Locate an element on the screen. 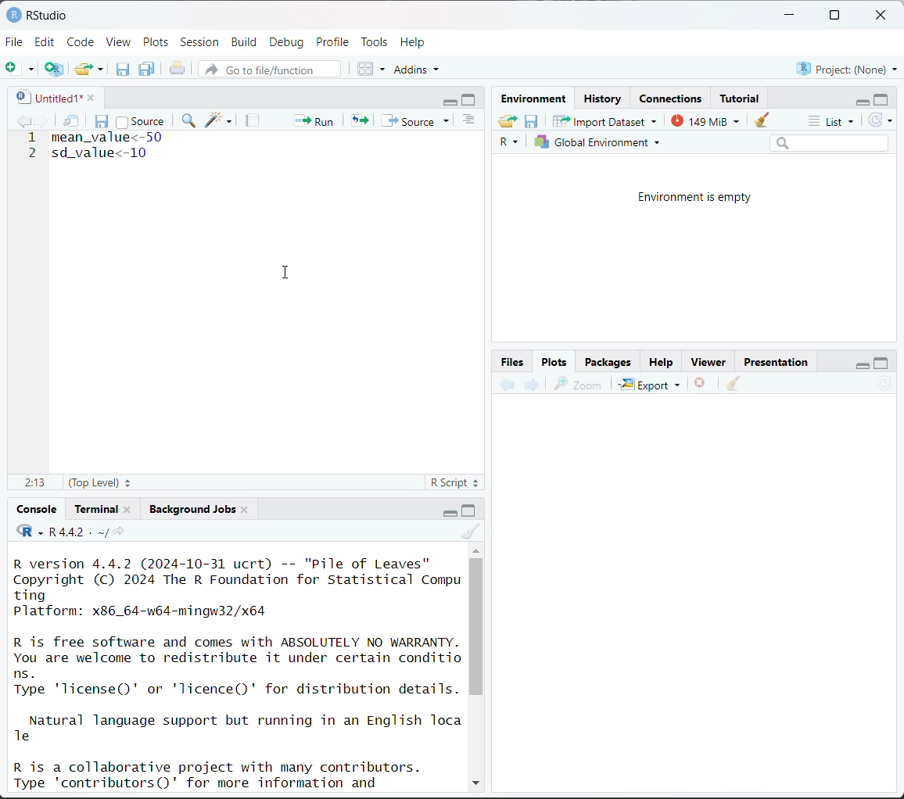 This screenshot has width=904, height=799. clear objects from workspace is located at coordinates (758, 117).